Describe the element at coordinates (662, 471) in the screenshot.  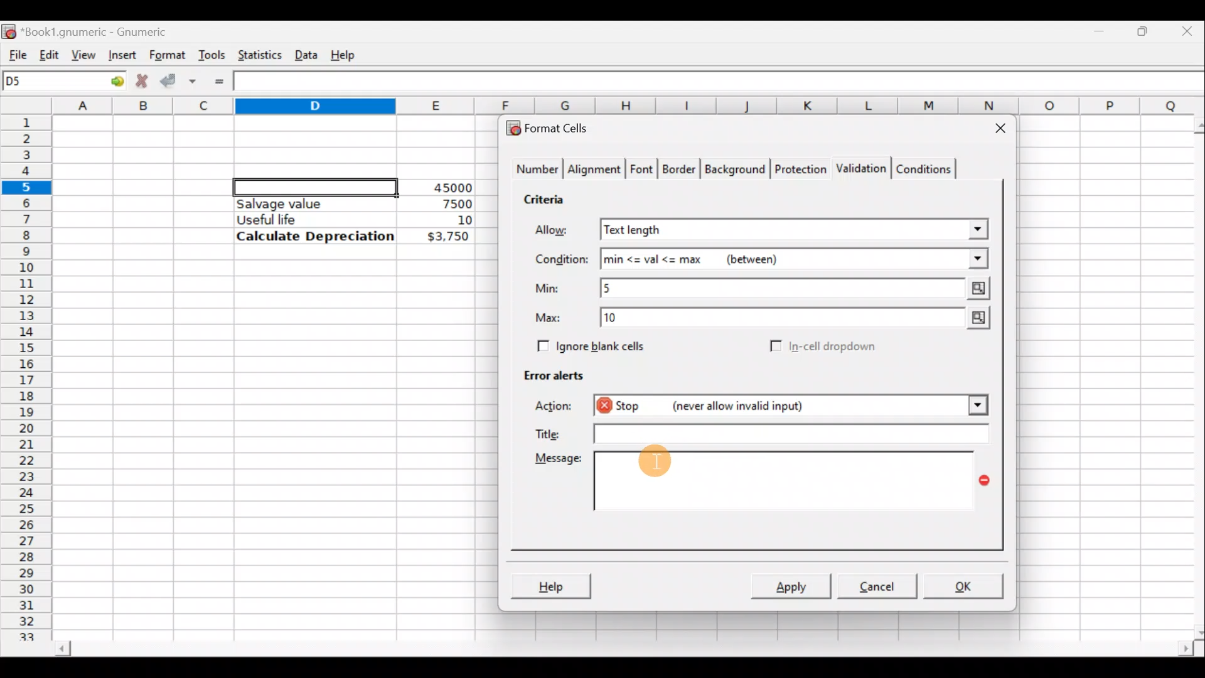
I see `Cursor on message` at that location.